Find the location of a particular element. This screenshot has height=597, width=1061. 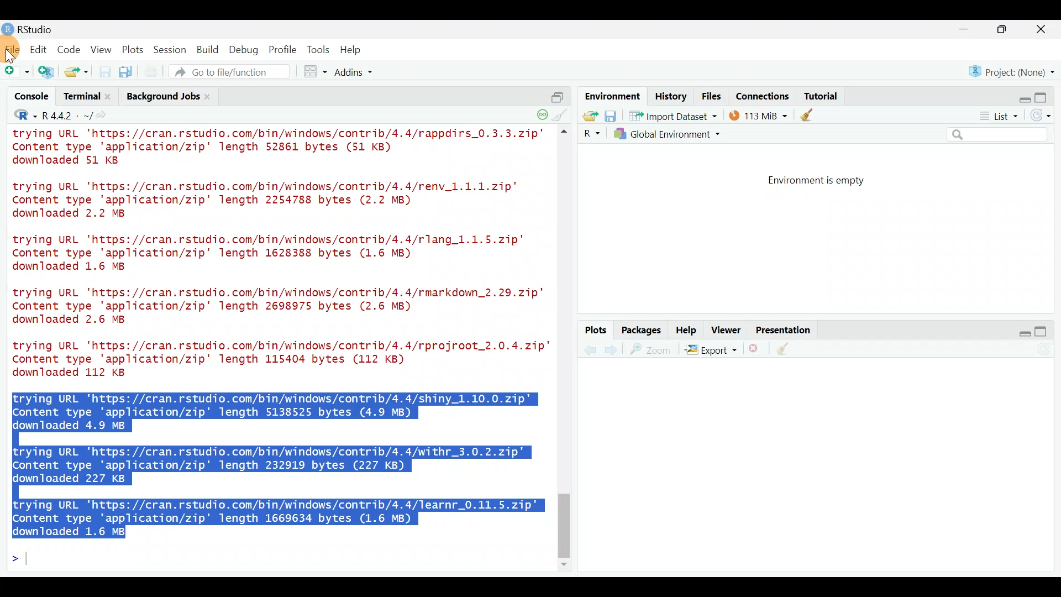

Packages is located at coordinates (640, 329).